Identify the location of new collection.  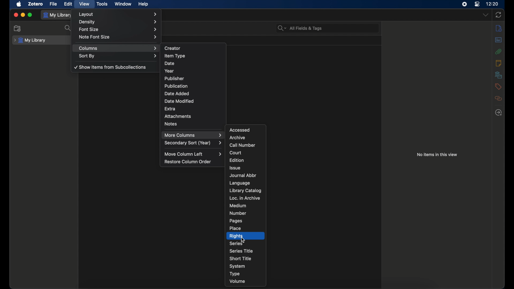
(17, 28).